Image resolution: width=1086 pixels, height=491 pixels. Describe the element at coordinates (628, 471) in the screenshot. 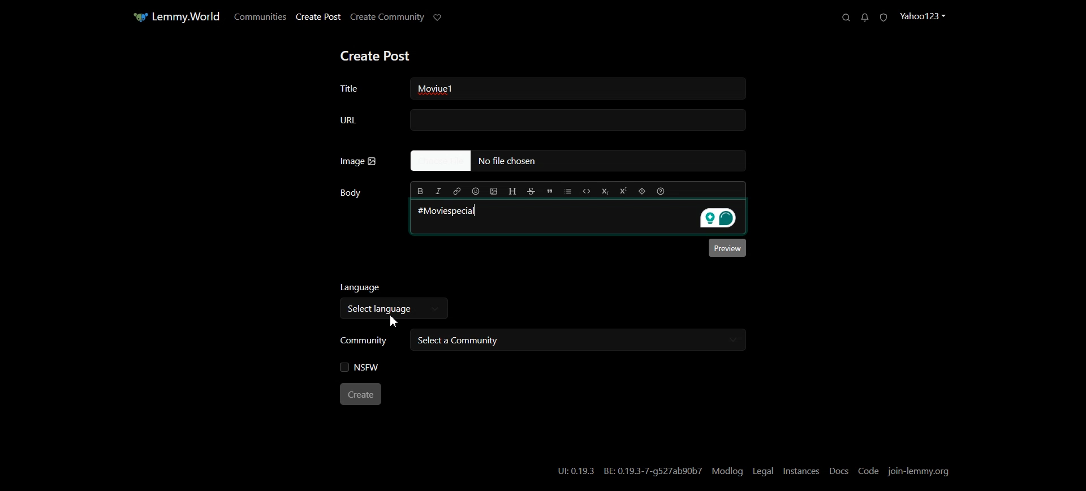

I see `UI:0.19.3 BE: 0.19.3-7-g527ab90b7` at that location.